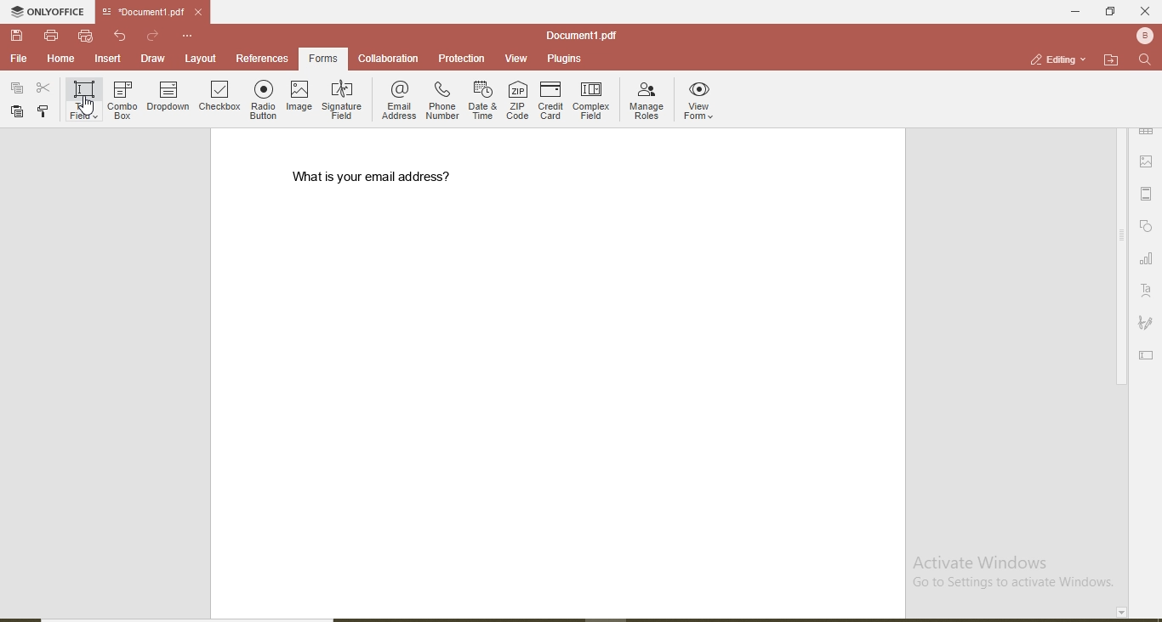  Describe the element at coordinates (200, 617) in the screenshot. I see `horizontal scroll bar` at that location.